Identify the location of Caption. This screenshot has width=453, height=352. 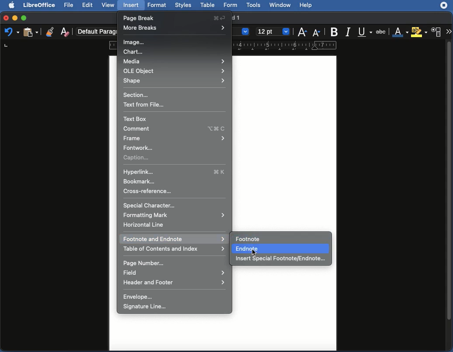
(139, 158).